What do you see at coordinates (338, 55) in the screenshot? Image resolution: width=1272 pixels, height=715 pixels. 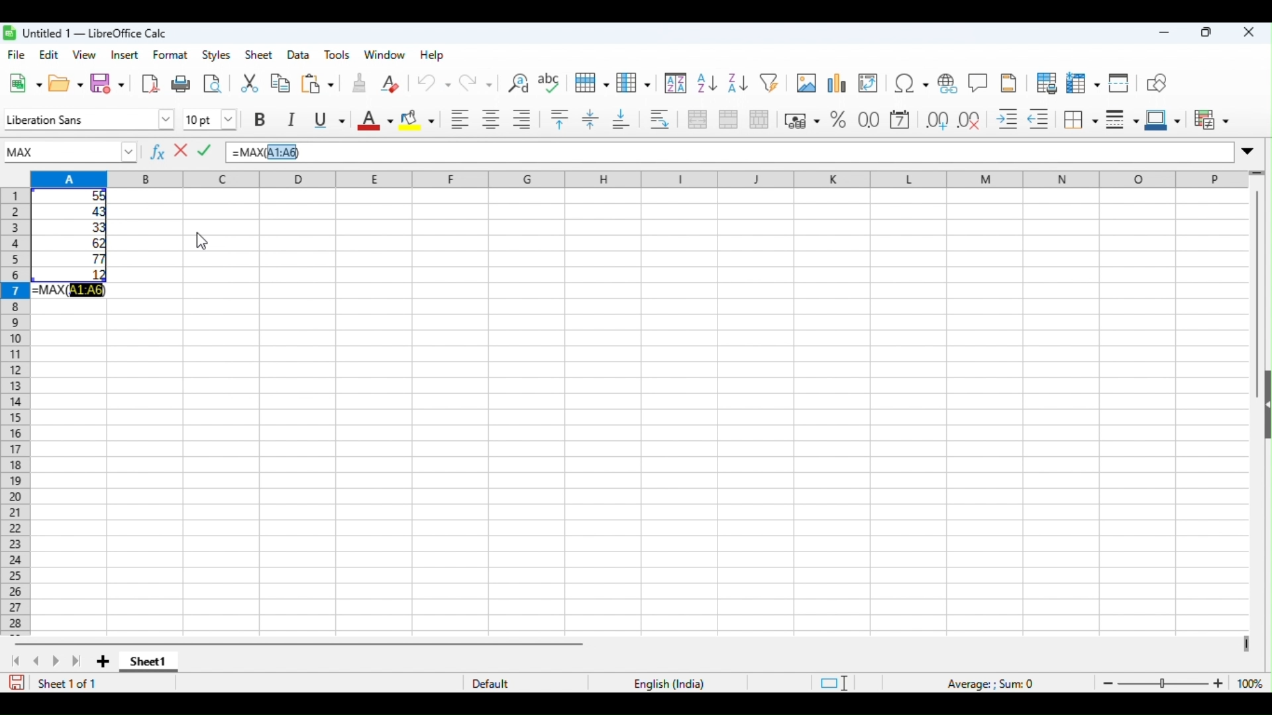 I see `tools` at bounding box center [338, 55].